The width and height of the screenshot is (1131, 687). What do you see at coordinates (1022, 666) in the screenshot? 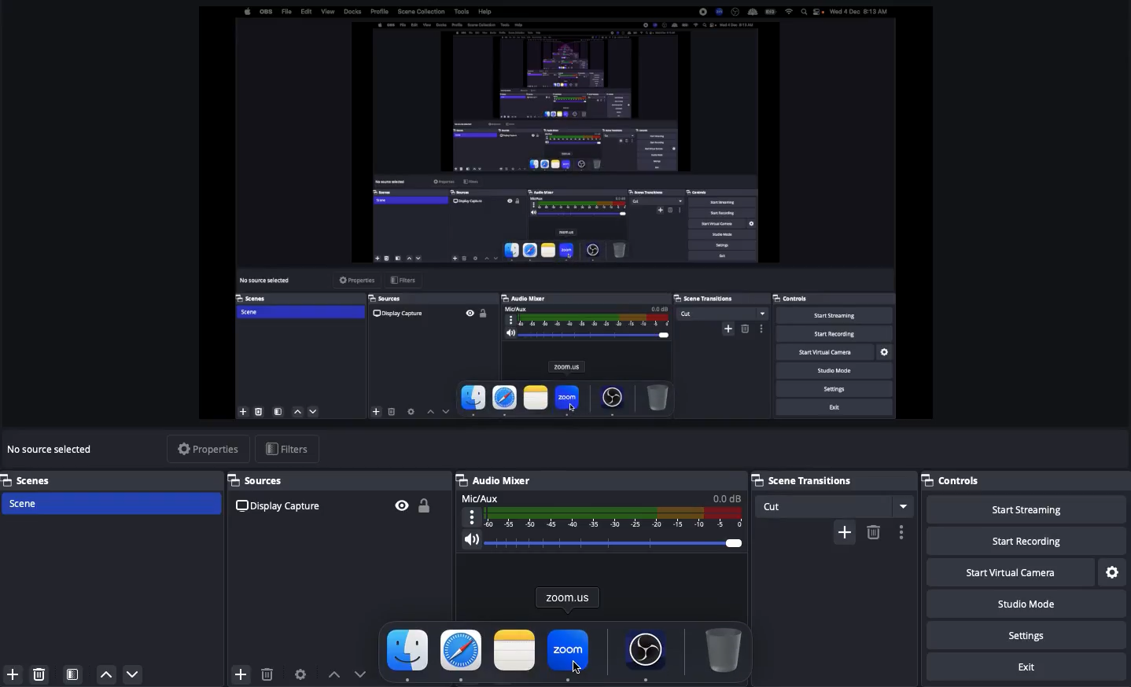
I see `Exit` at bounding box center [1022, 666].